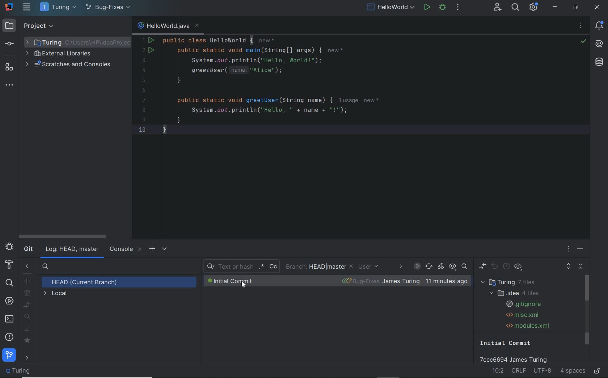 The height and width of the screenshot is (378, 608). Describe the element at coordinates (300, 85) in the screenshot. I see `code` at that location.